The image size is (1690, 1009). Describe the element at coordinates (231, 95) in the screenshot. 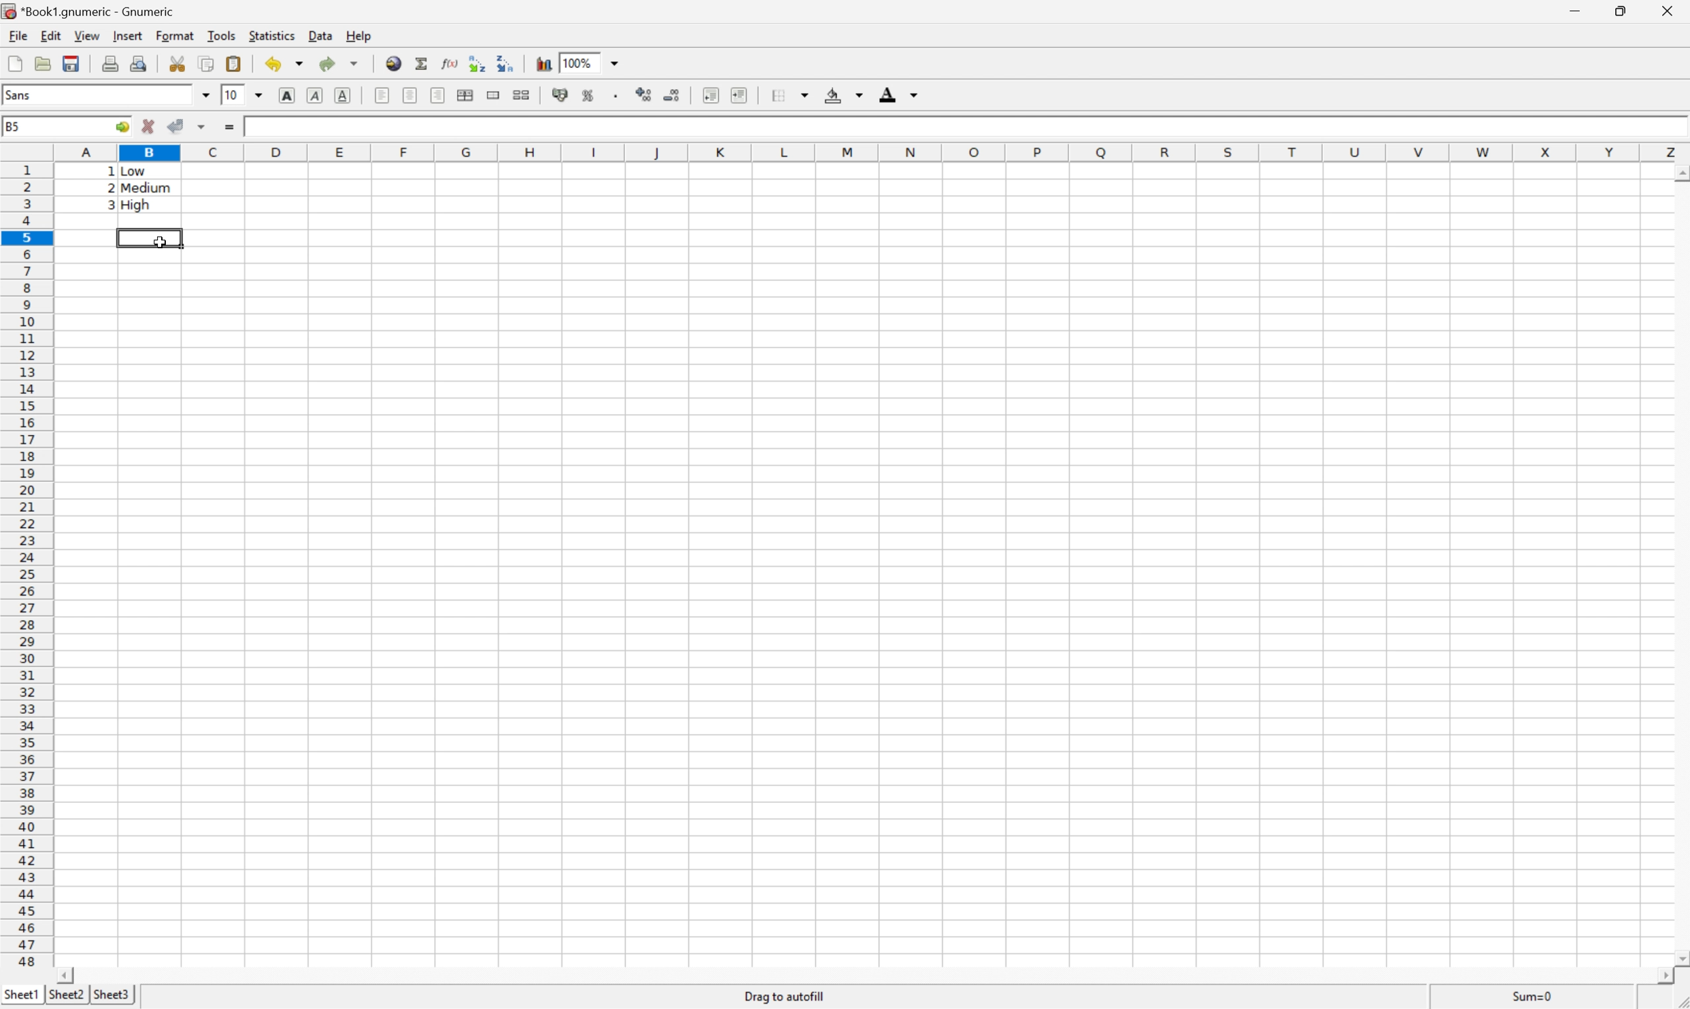

I see `10` at that location.